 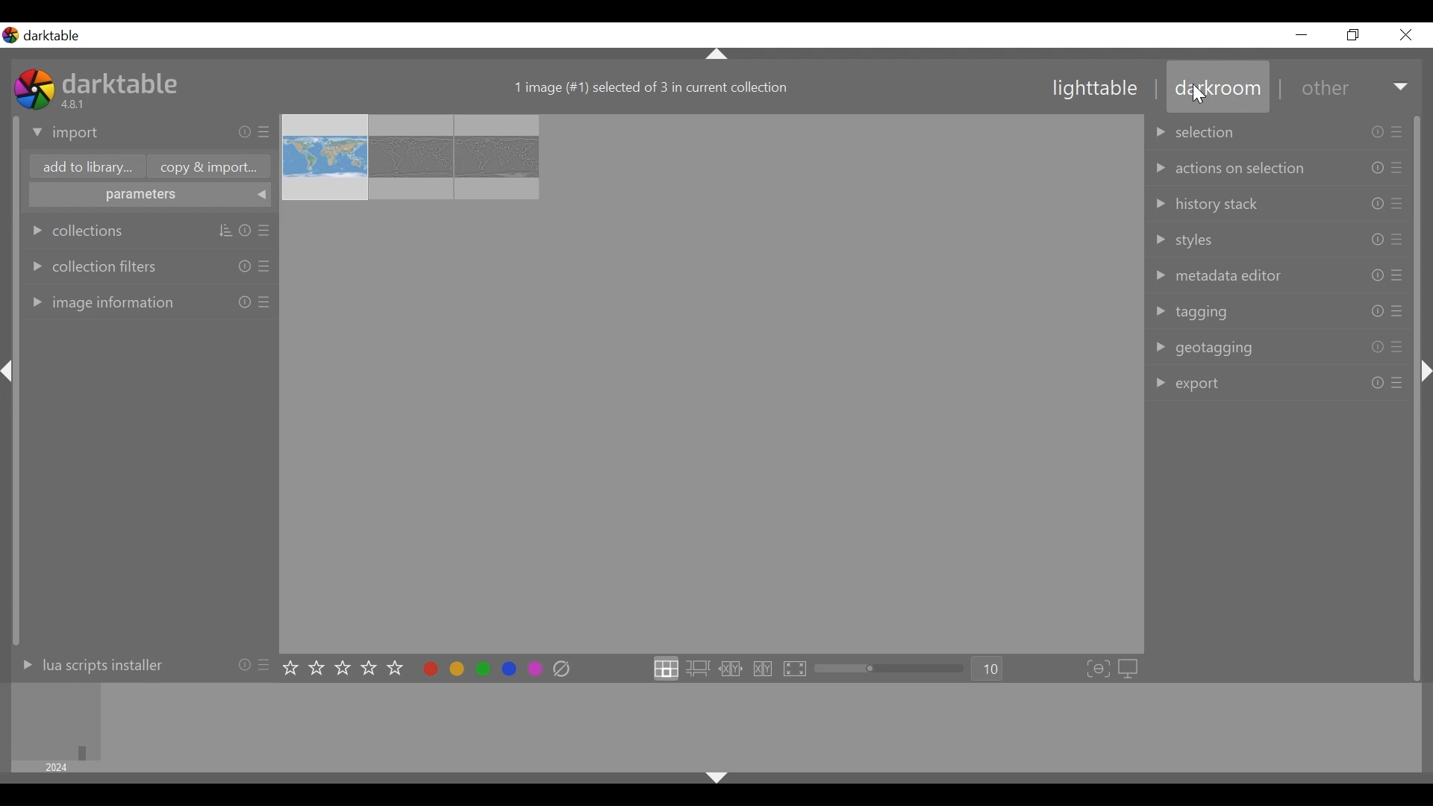 What do you see at coordinates (893, 669) in the screenshot?
I see `zoom` at bounding box center [893, 669].